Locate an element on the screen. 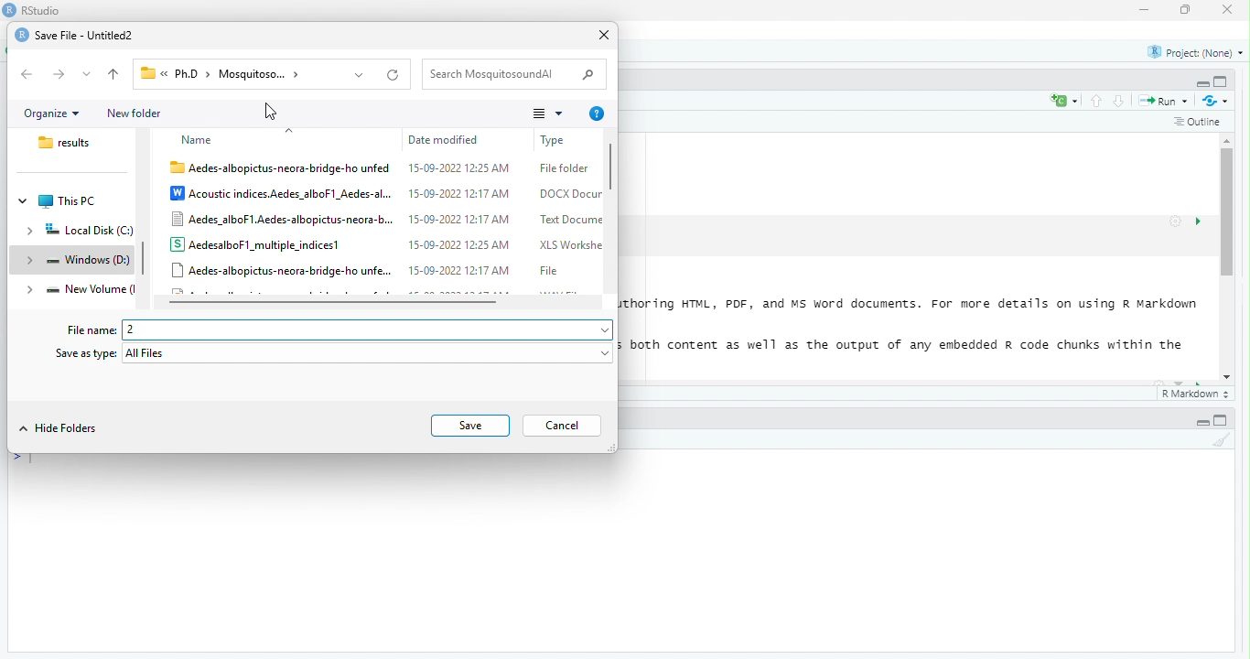 Image resolution: width=1250 pixels, height=659 pixels. C+ is located at coordinates (1065, 101).